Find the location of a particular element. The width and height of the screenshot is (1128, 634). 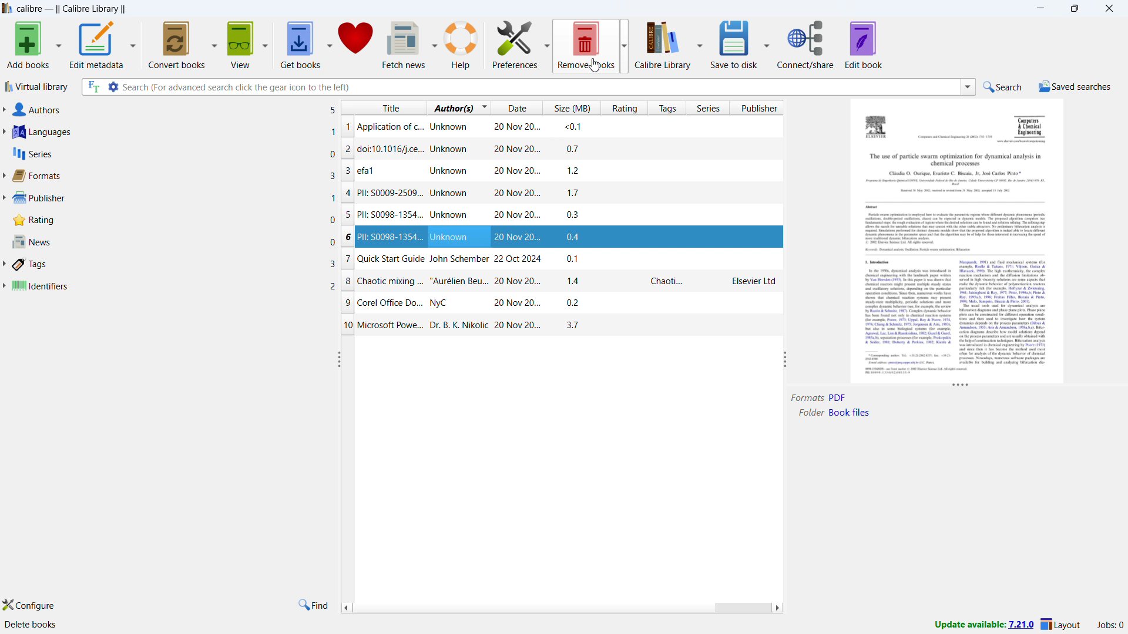

Book files is located at coordinates (850, 413).